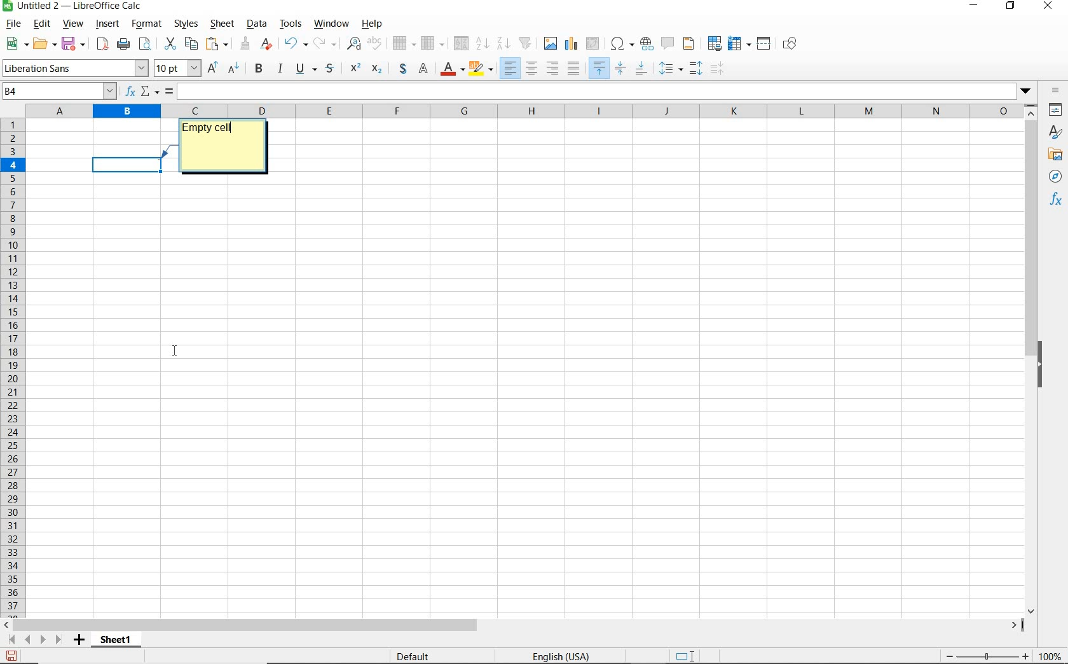 The width and height of the screenshot is (1068, 664). What do you see at coordinates (620, 68) in the screenshot?
I see `center vertically` at bounding box center [620, 68].